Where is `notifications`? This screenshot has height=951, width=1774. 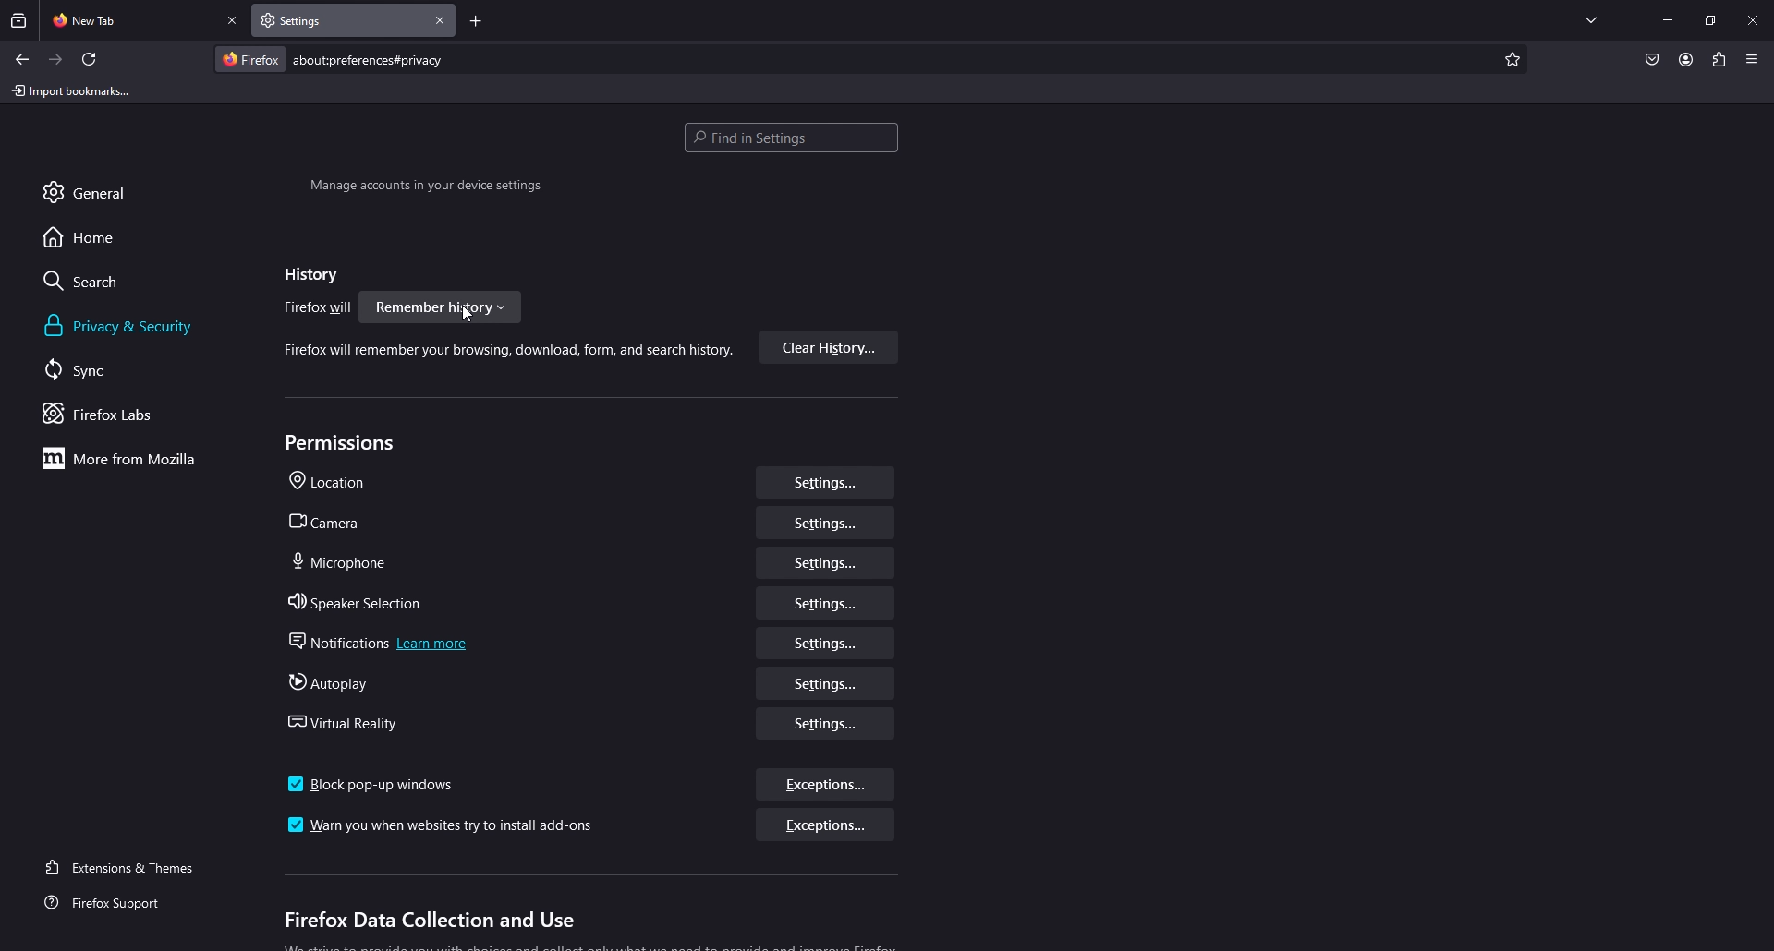
notifications is located at coordinates (383, 644).